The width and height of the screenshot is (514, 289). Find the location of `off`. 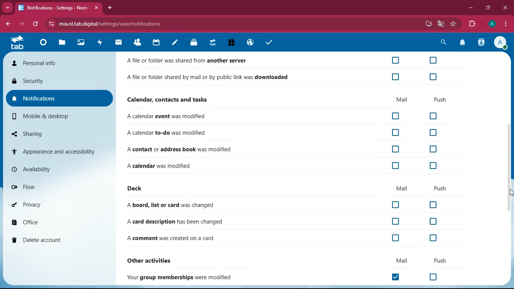

off is located at coordinates (397, 77).